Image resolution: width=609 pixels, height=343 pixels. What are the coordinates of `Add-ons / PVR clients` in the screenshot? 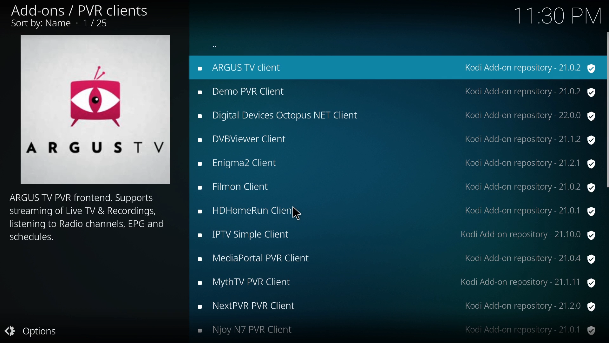 It's located at (76, 9).